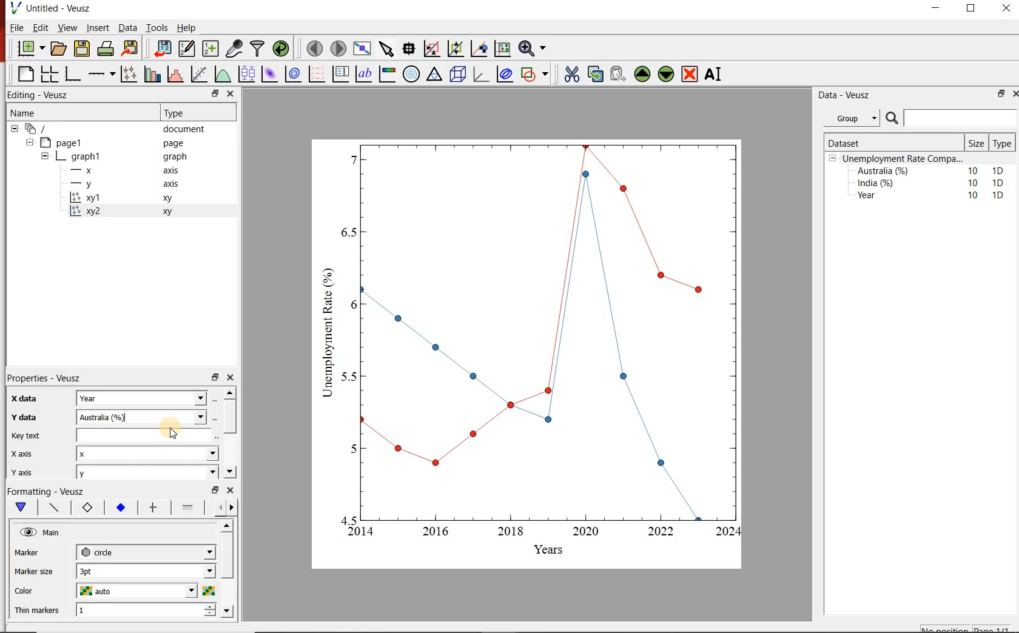 This screenshot has width=1019, height=633. What do you see at coordinates (223, 74) in the screenshot?
I see `plot a function` at bounding box center [223, 74].